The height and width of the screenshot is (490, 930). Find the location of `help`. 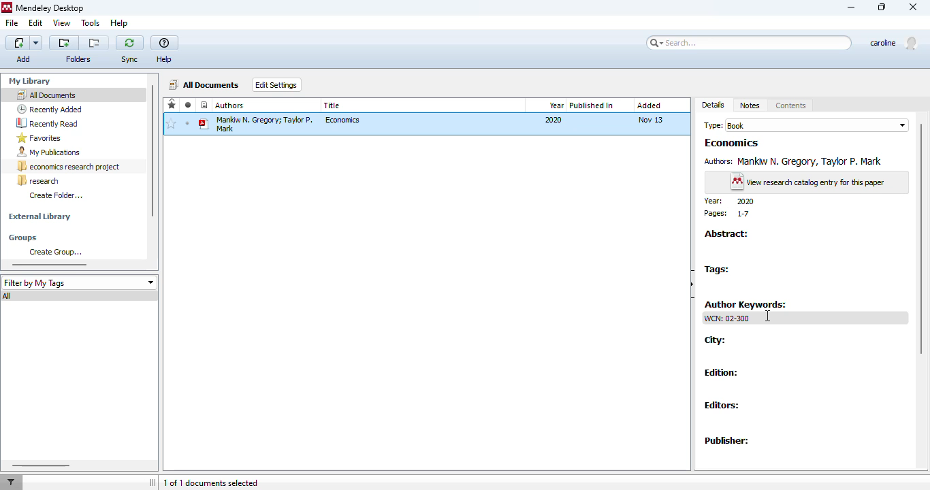

help is located at coordinates (119, 24).